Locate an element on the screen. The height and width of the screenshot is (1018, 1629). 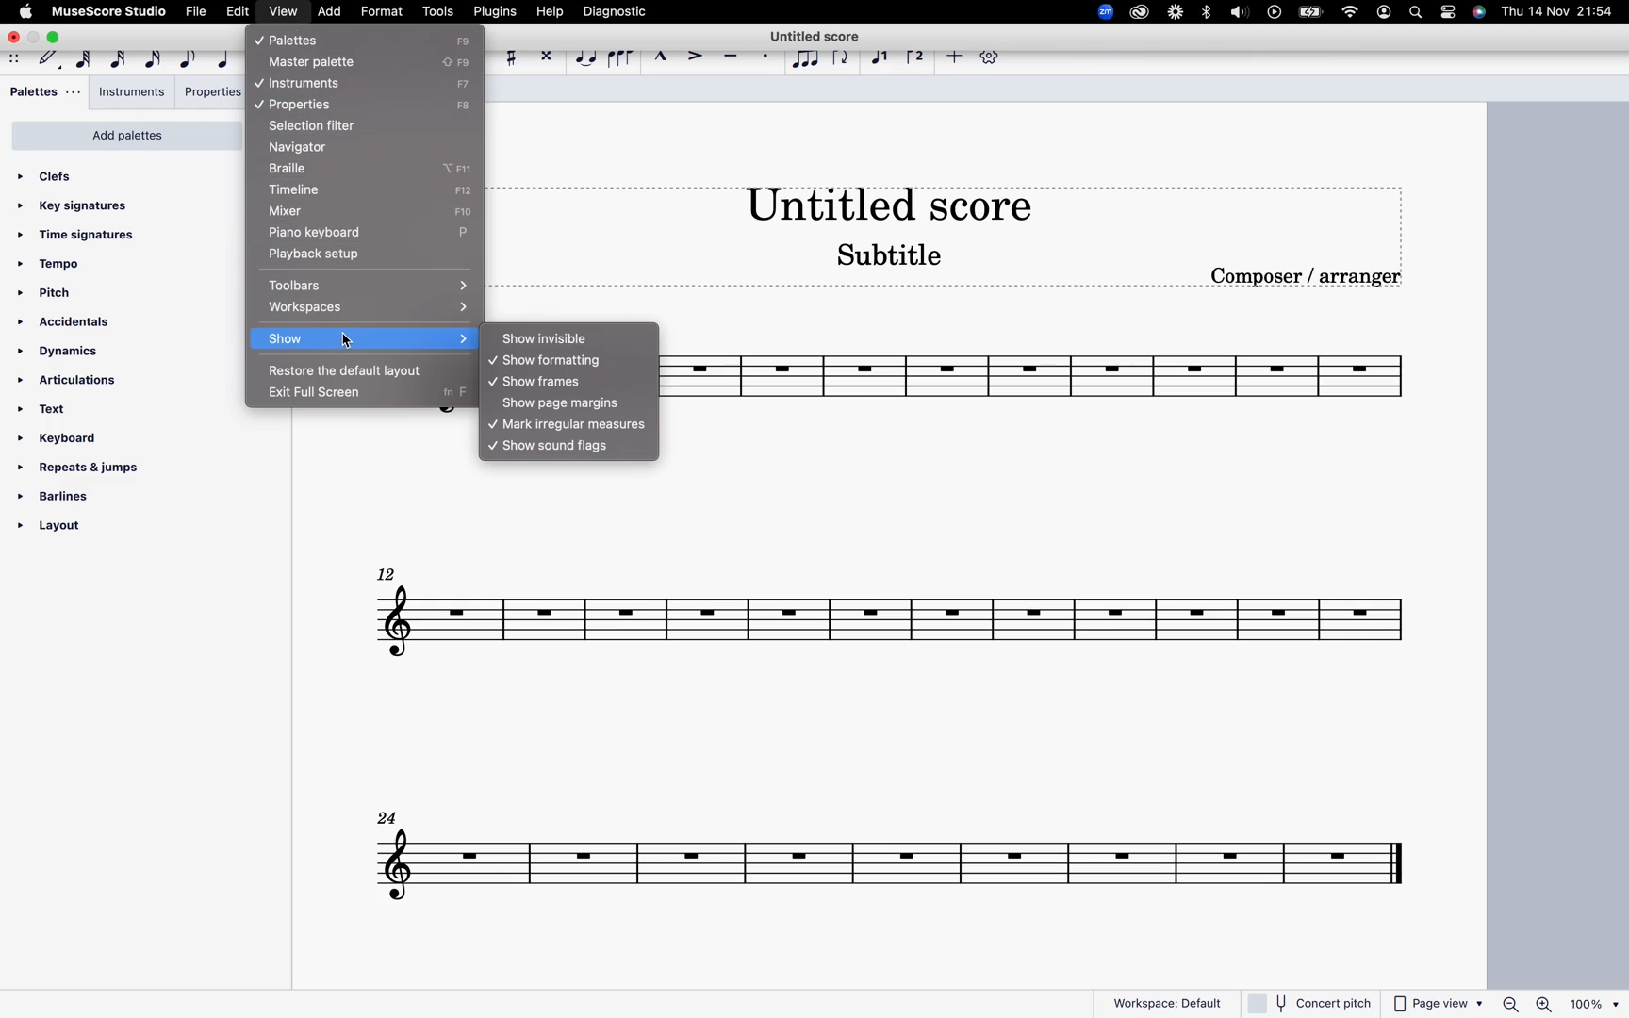
show is located at coordinates (362, 340).